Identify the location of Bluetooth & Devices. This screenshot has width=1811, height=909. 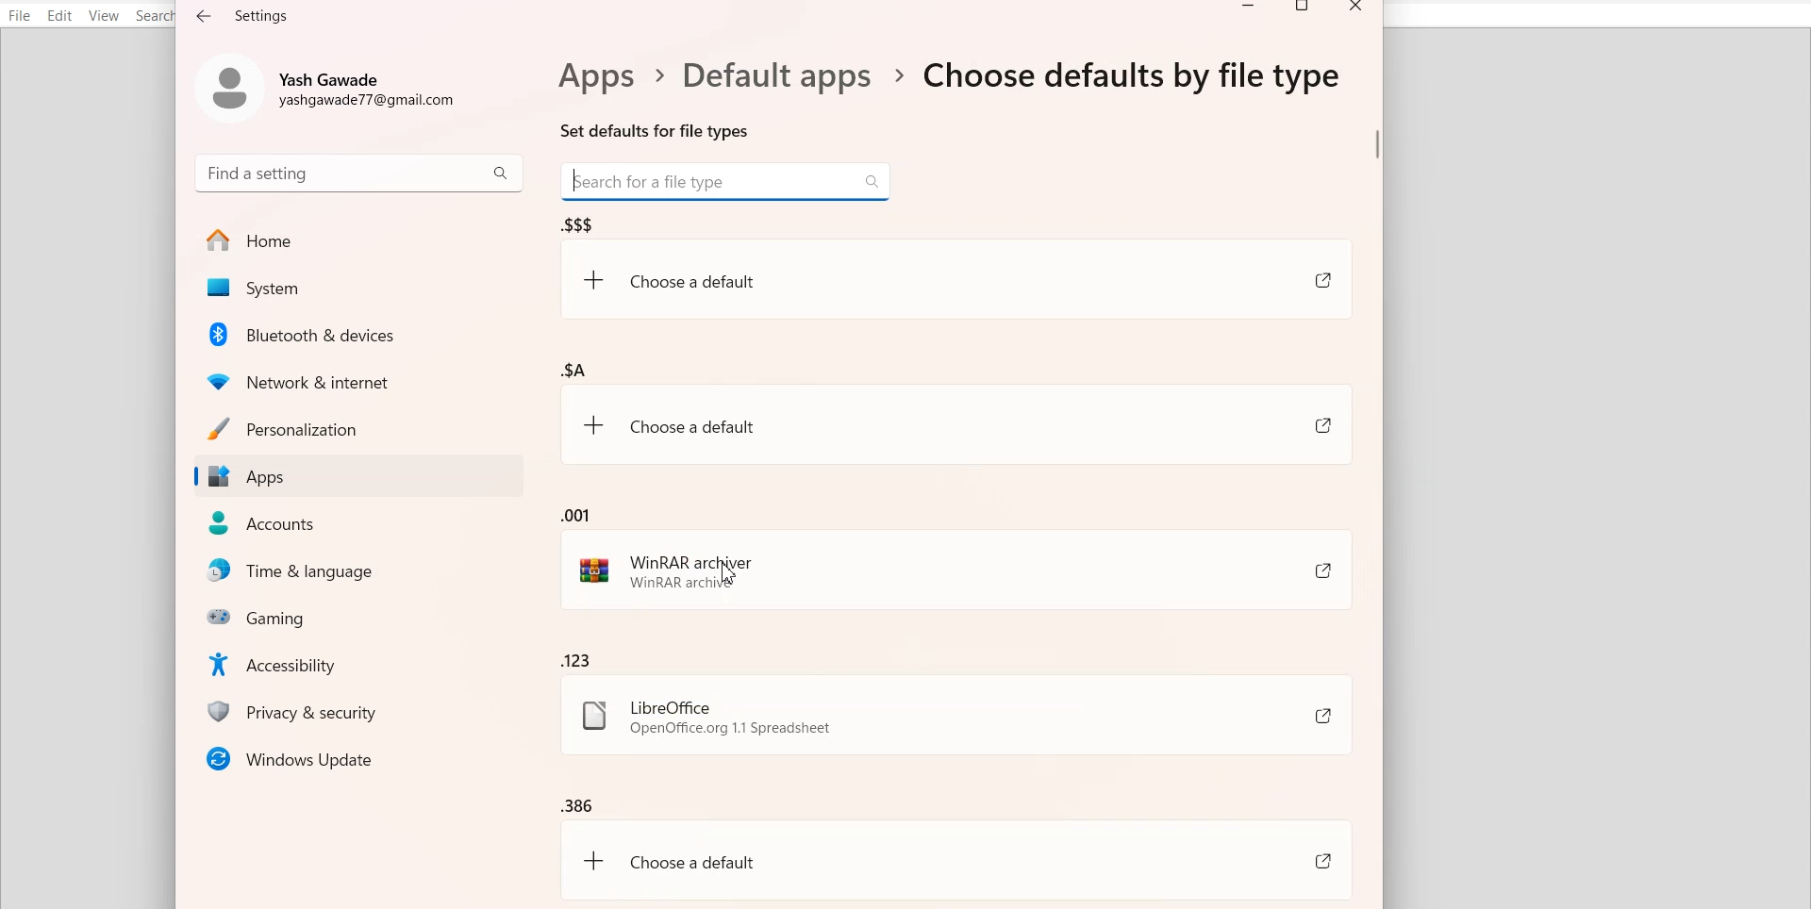
(361, 334).